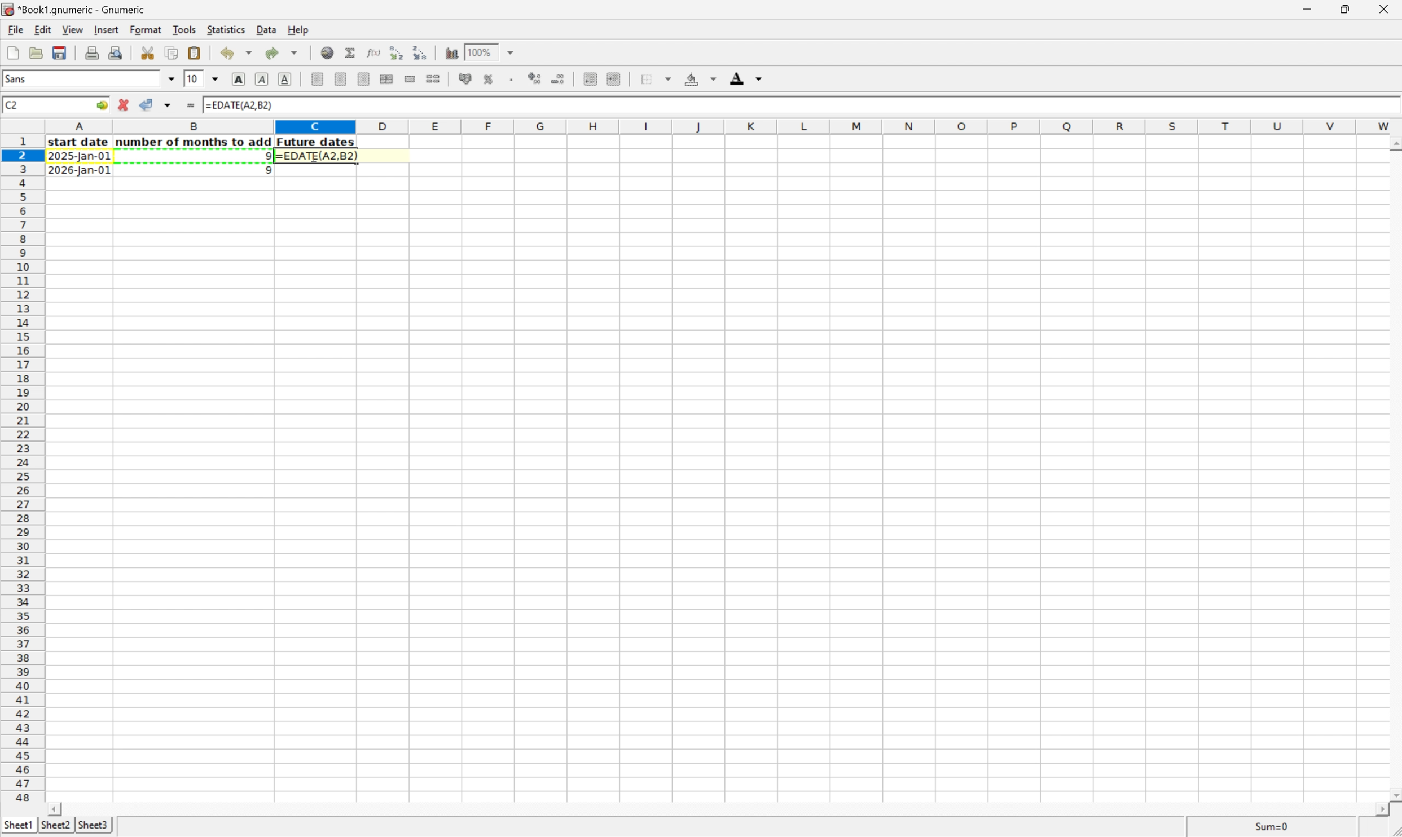 The width and height of the screenshot is (1402, 837). I want to click on Data, so click(266, 29).